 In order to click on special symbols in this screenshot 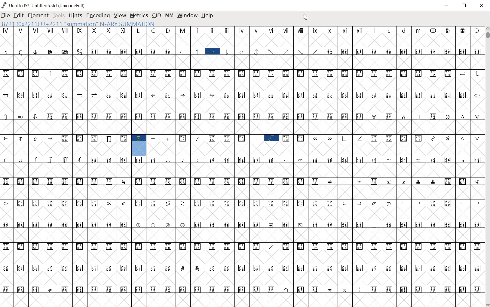, I will do `click(244, 246)`.